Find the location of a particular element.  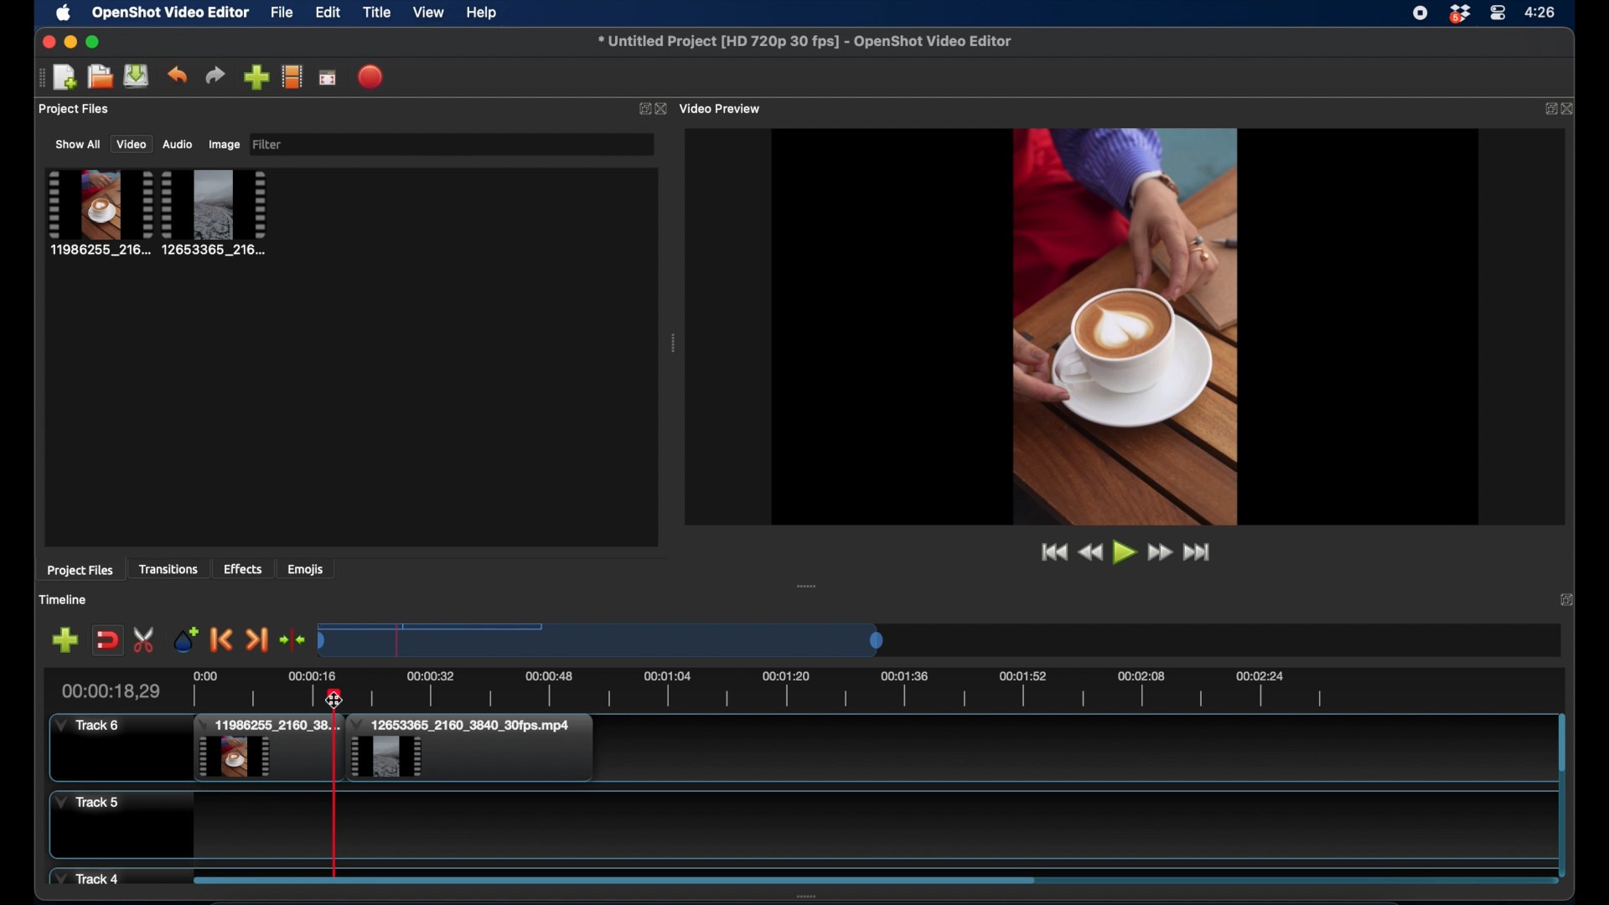

choose profile is located at coordinates (292, 76).